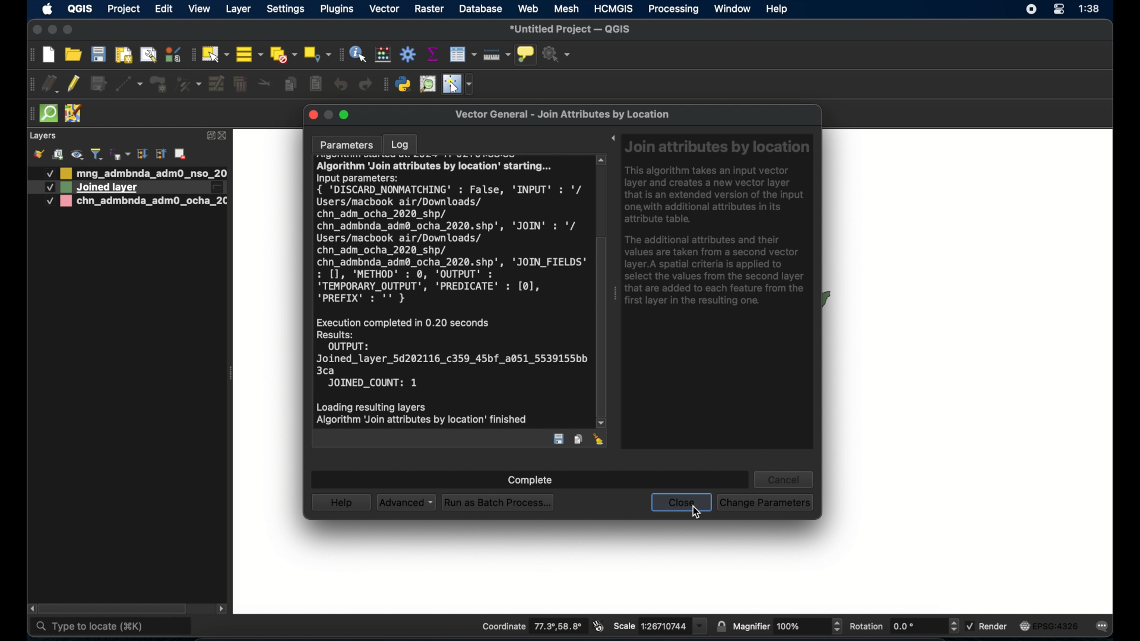  I want to click on select all features, so click(249, 54).